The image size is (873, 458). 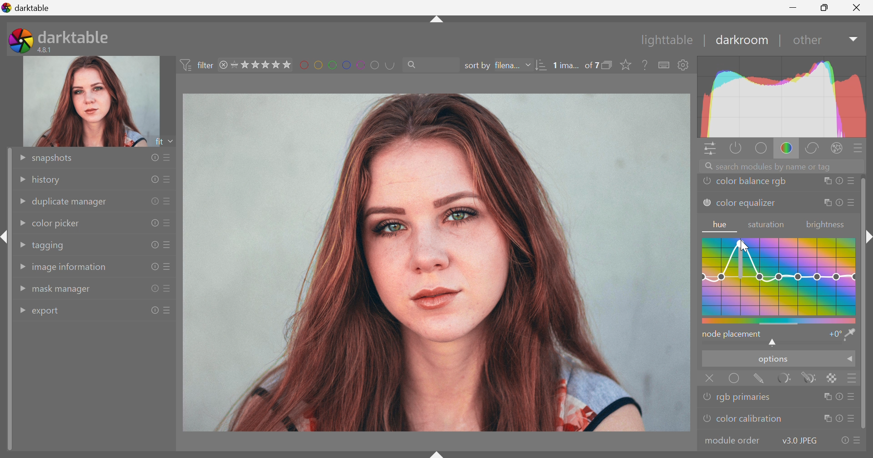 I want to click on darktable, so click(x=75, y=35).